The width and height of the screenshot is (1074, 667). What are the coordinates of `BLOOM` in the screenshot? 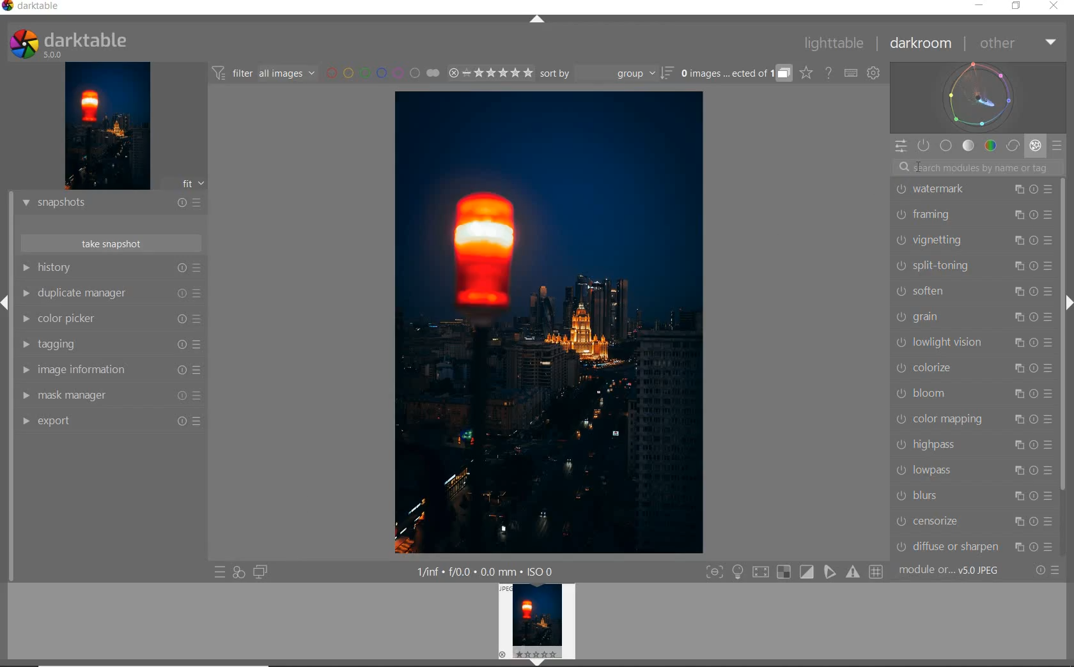 It's located at (939, 391).